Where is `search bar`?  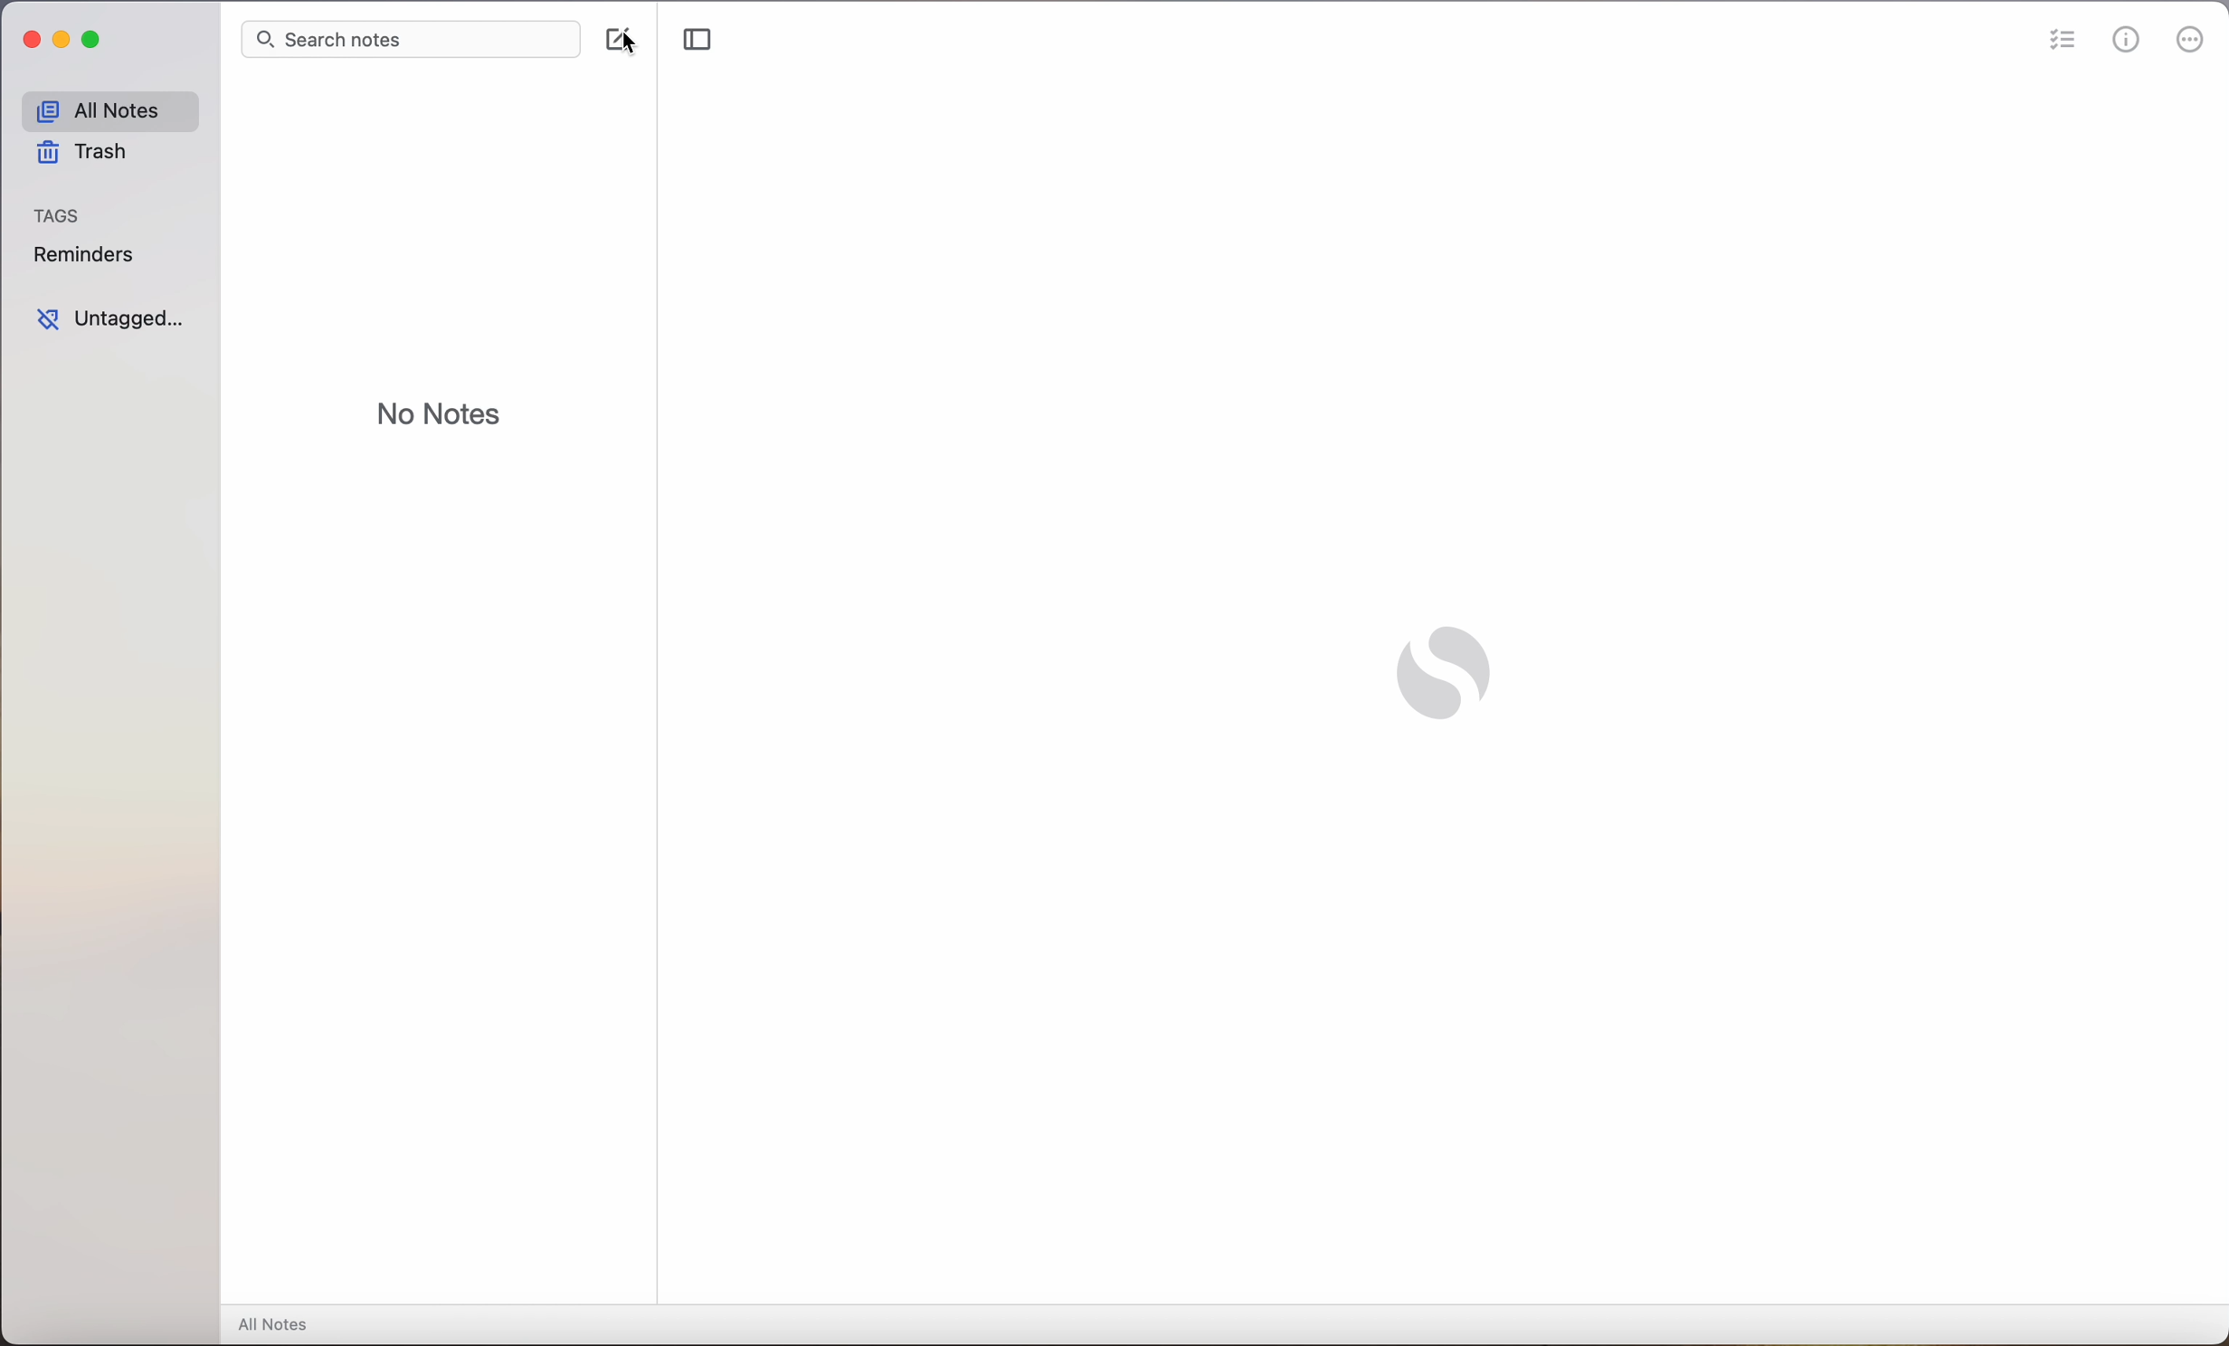 search bar is located at coordinates (410, 39).